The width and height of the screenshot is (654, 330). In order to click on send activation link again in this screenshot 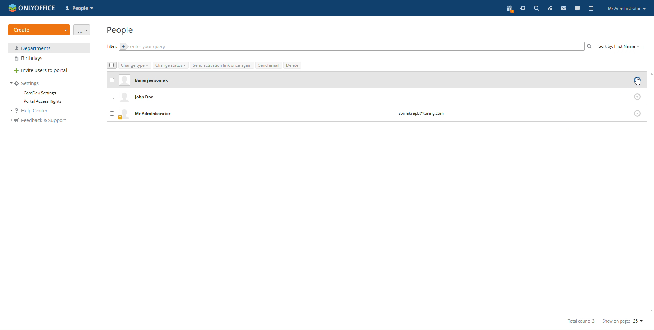, I will do `click(222, 65)`.